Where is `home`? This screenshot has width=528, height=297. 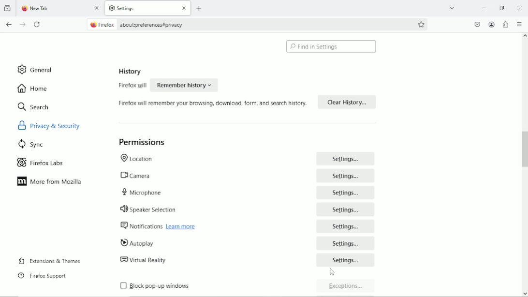 home is located at coordinates (33, 88).